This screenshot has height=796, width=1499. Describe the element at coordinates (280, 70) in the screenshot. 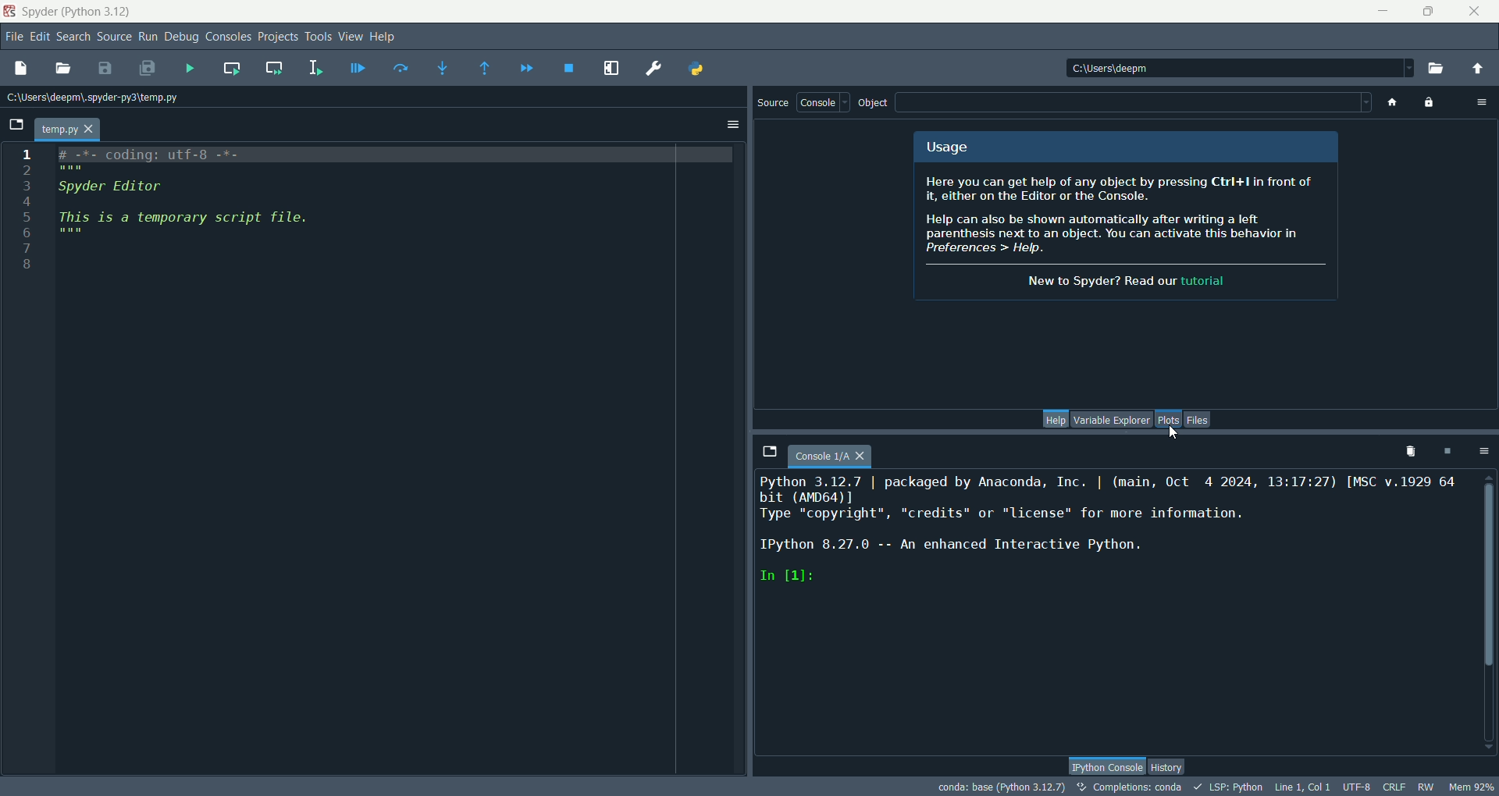

I see `run current cell and go to the next` at that location.